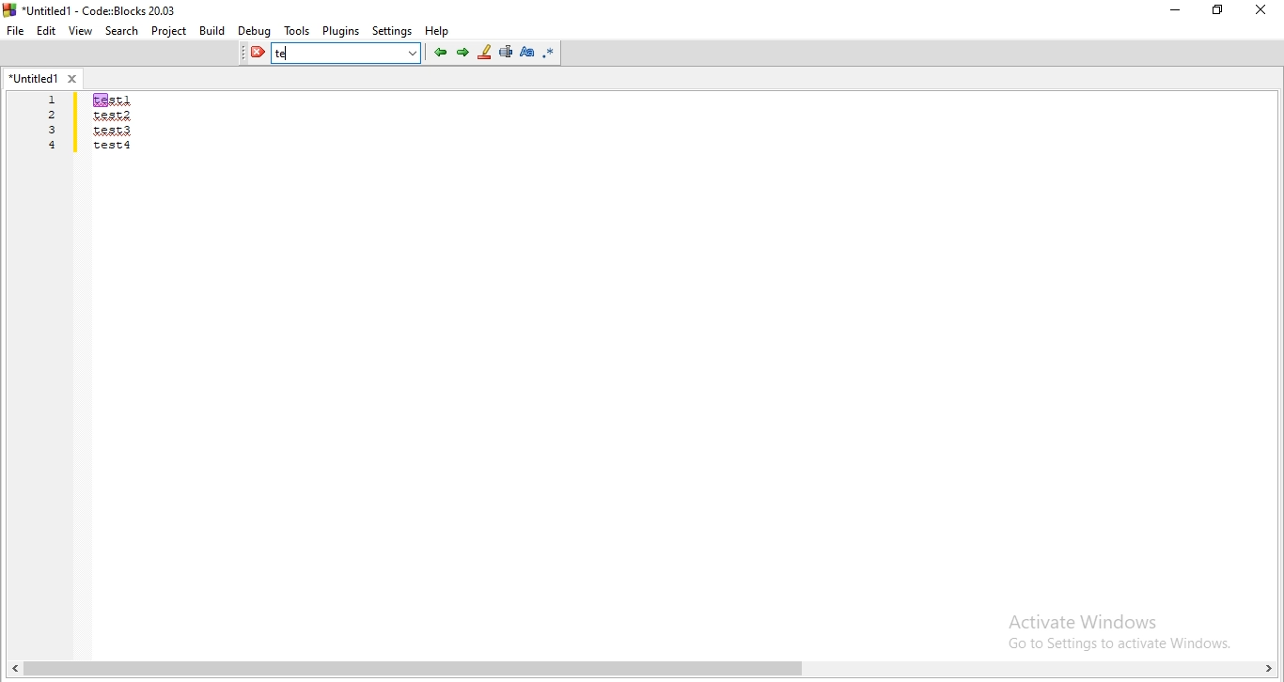 The image size is (1284, 682). Describe the element at coordinates (438, 53) in the screenshot. I see `prev` at that location.